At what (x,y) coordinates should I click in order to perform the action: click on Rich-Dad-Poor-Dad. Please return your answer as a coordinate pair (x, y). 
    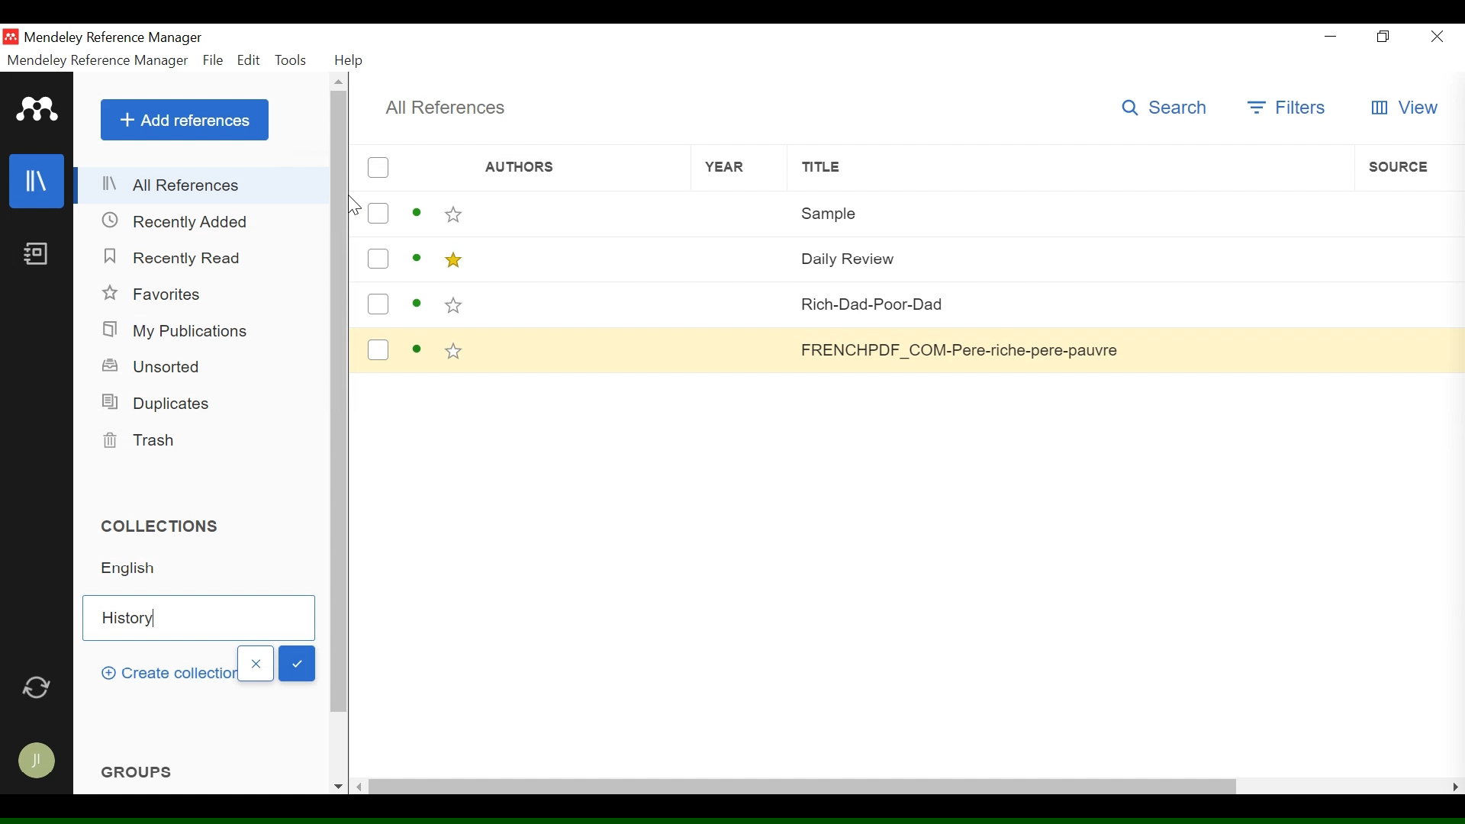
    Looking at the image, I should click on (1071, 305).